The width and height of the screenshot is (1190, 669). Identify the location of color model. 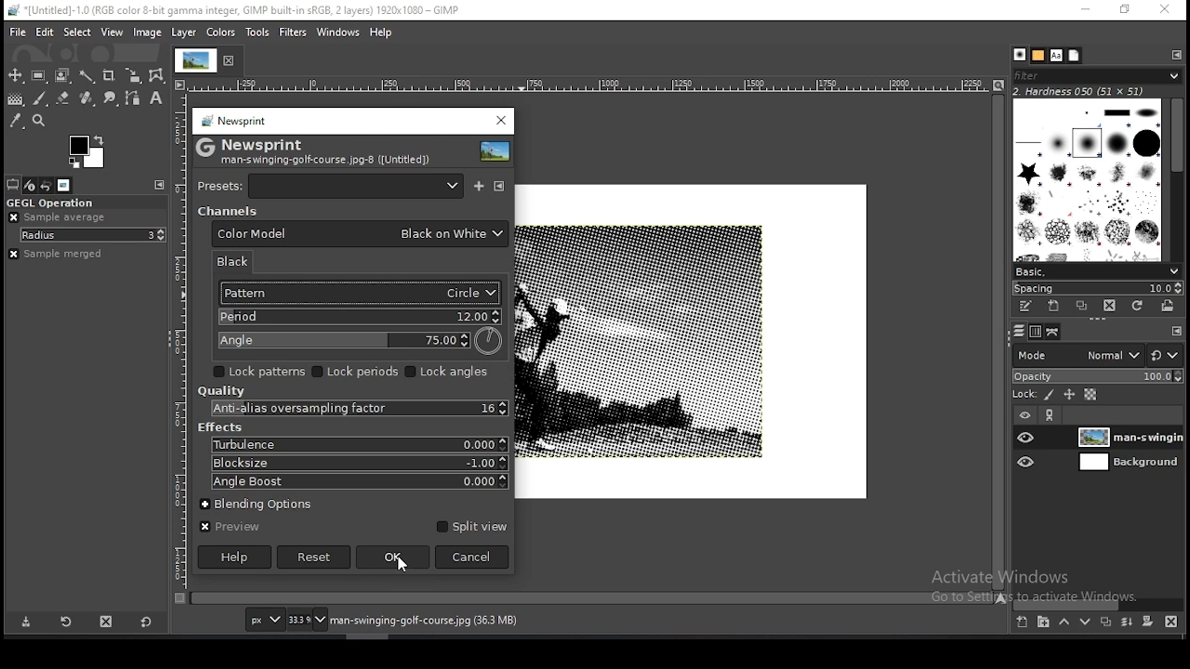
(360, 234).